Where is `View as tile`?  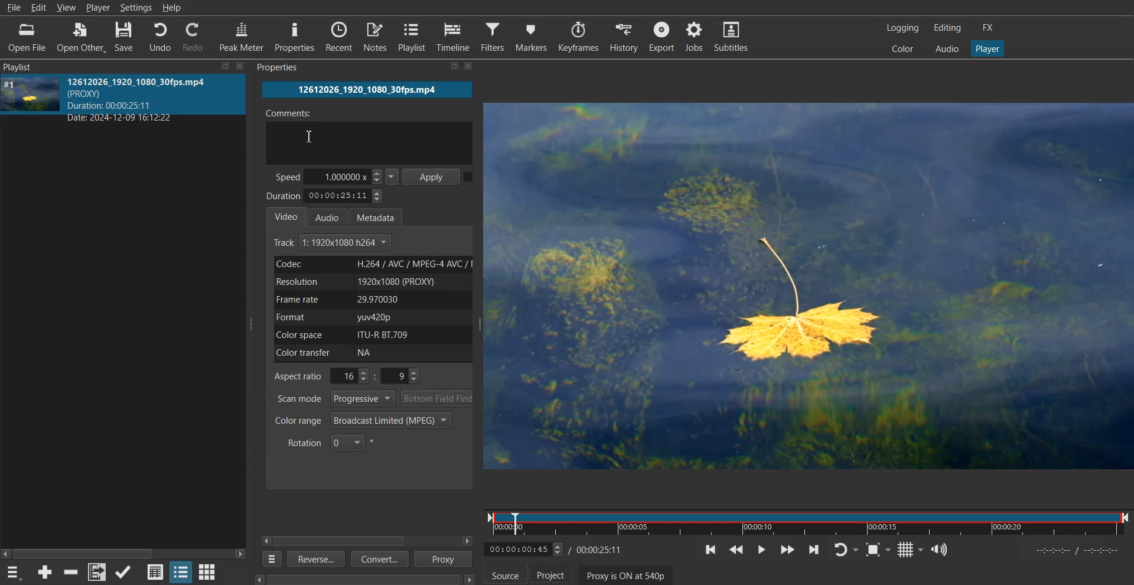
View as tile is located at coordinates (181, 571).